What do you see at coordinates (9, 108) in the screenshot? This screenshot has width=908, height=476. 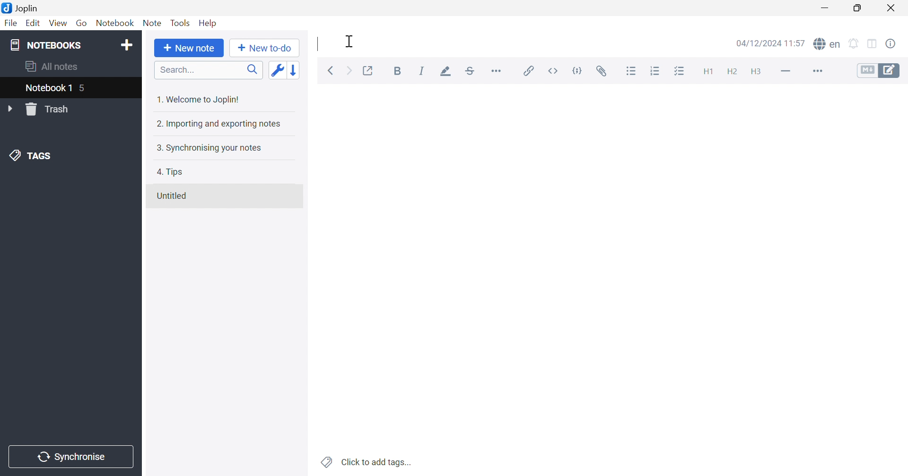 I see `Drop Down` at bounding box center [9, 108].